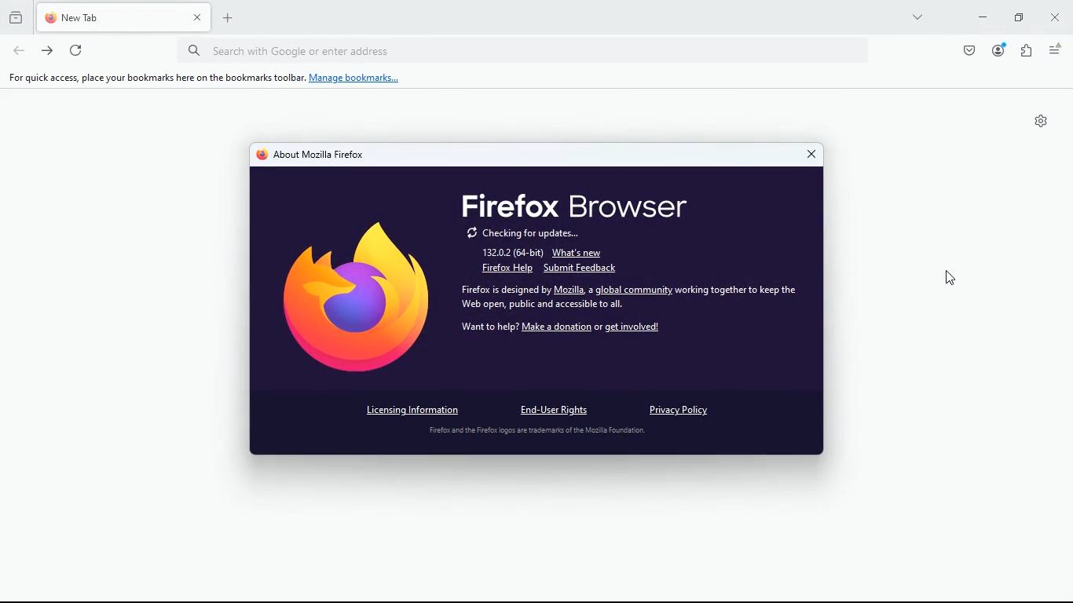  Describe the element at coordinates (234, 22) in the screenshot. I see `new tab` at that location.